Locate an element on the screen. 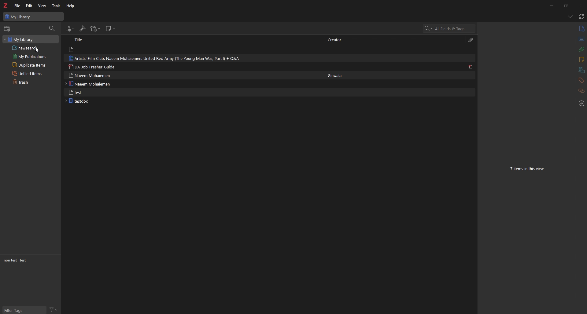 The width and height of the screenshot is (587, 314). minimize is located at coordinates (553, 5).